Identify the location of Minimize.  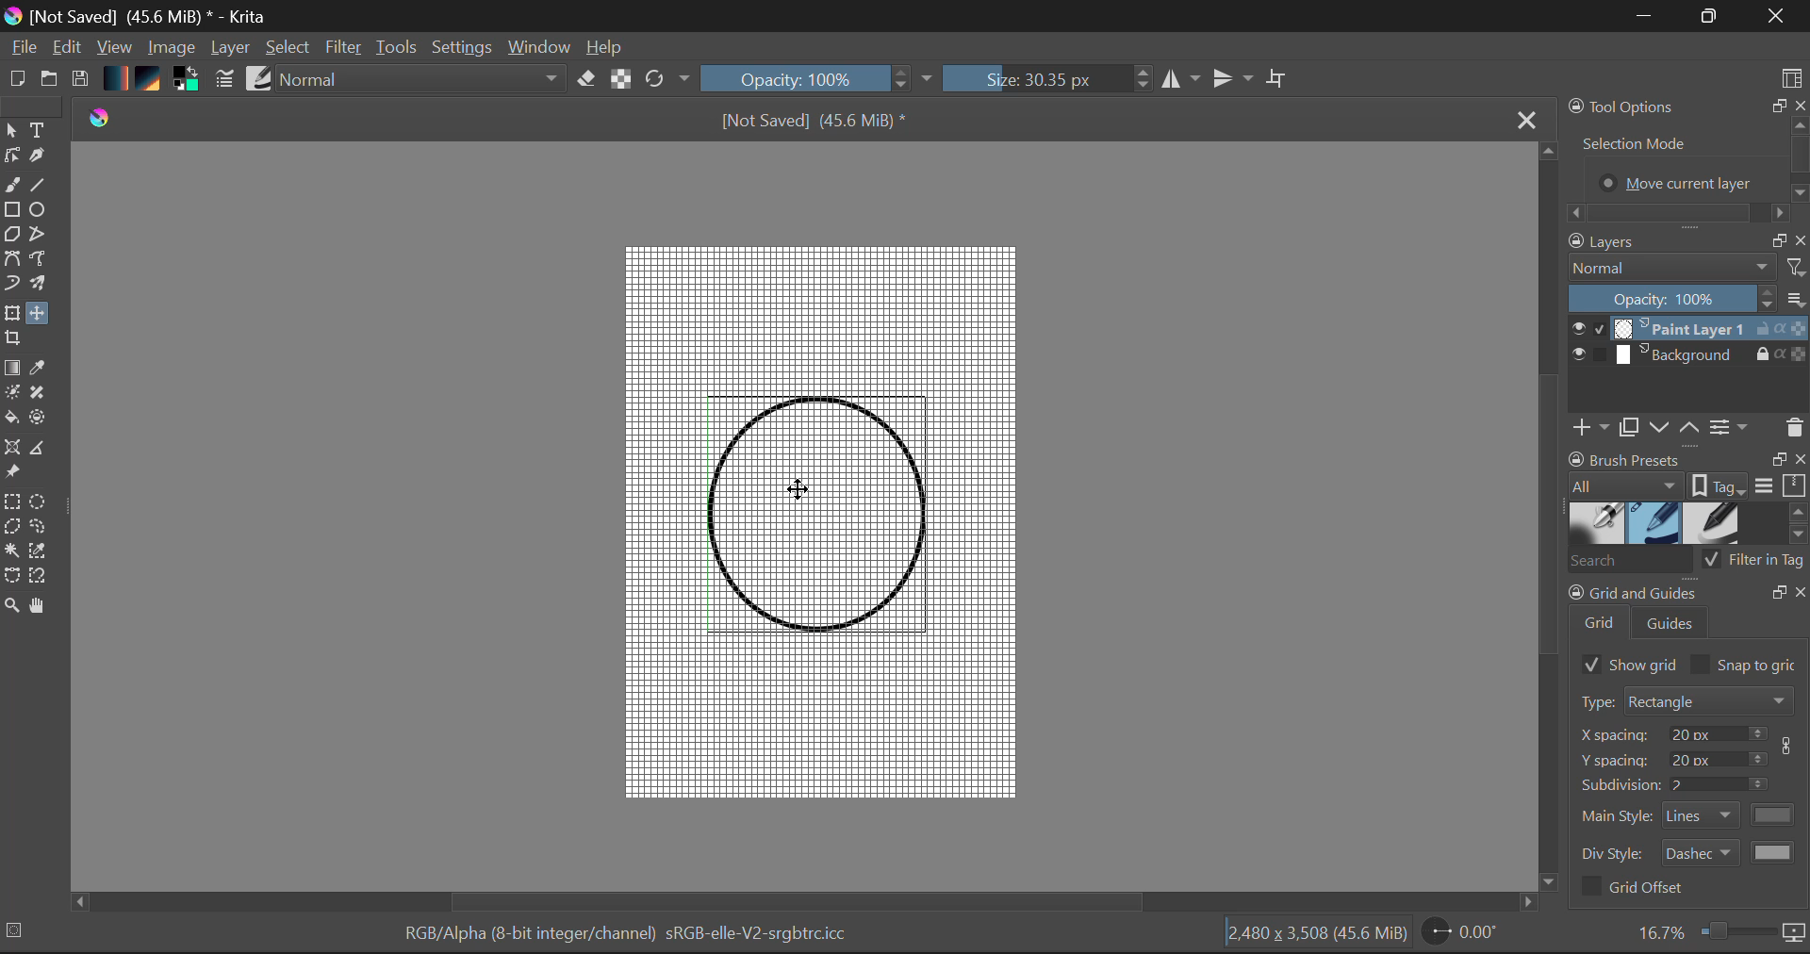
(1710, 16).